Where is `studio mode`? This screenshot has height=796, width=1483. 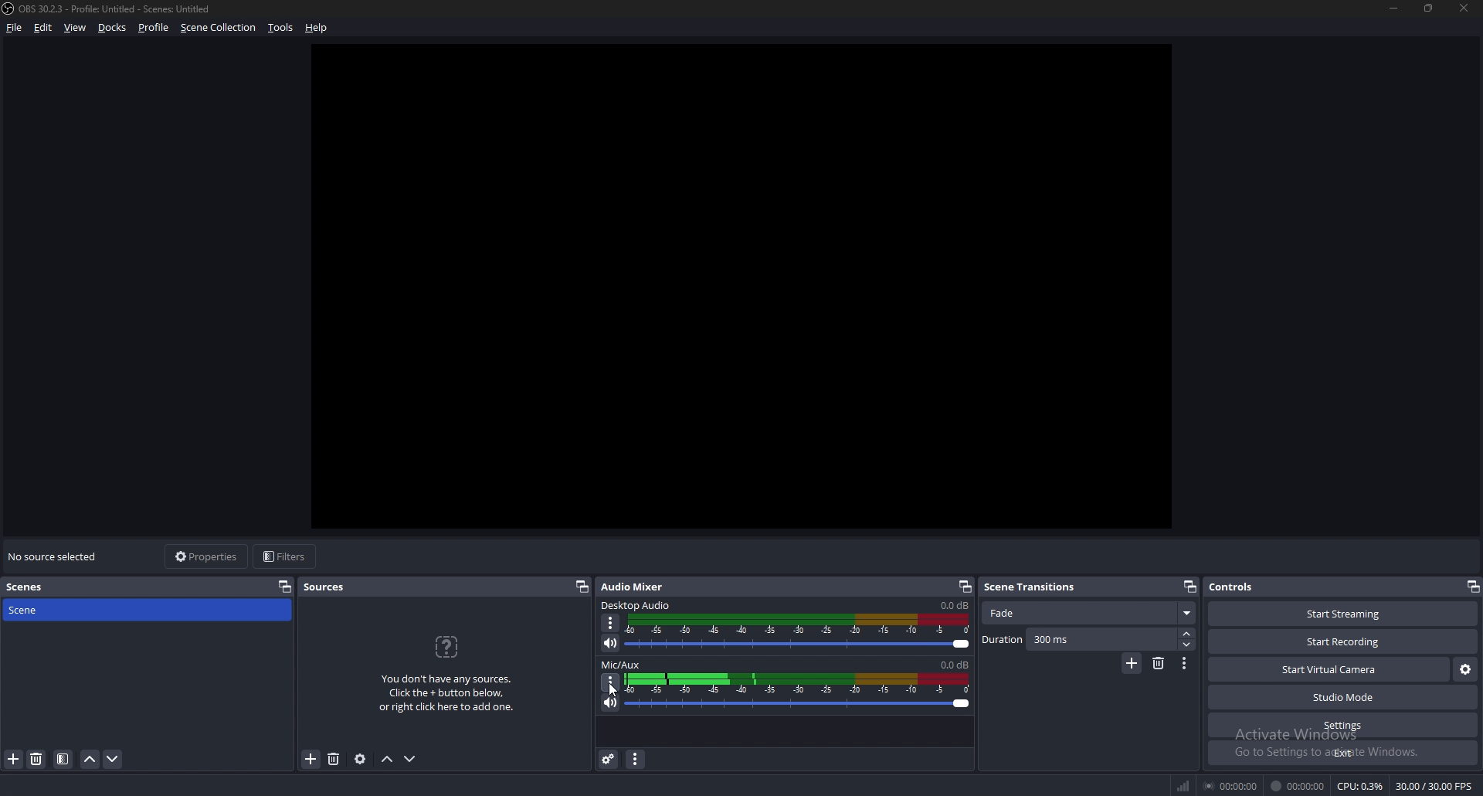 studio mode is located at coordinates (1344, 697).